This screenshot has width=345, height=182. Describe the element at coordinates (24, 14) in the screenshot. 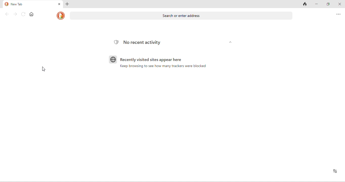

I see `refresh` at that location.